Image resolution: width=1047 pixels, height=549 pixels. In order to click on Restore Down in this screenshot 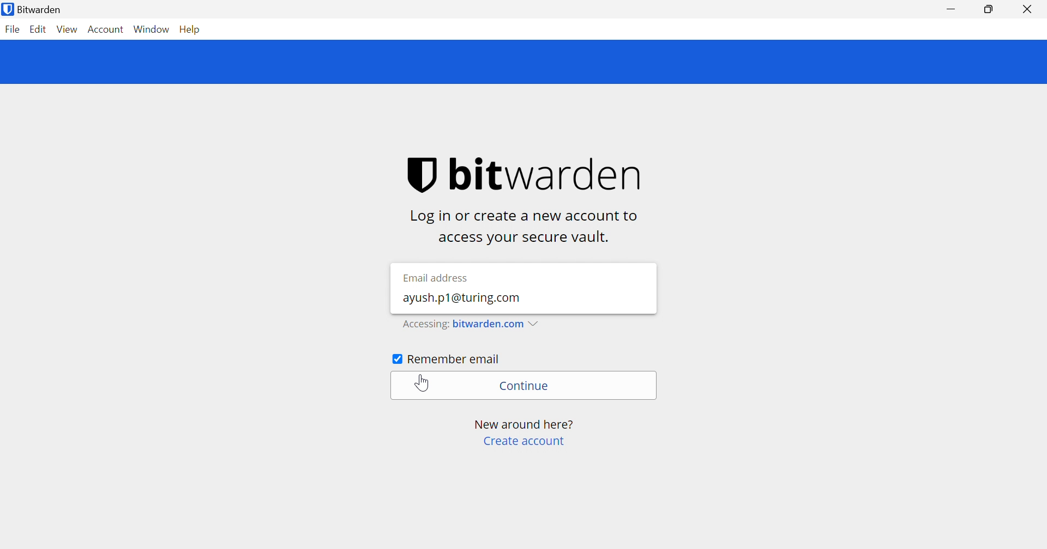, I will do `click(988, 9)`.